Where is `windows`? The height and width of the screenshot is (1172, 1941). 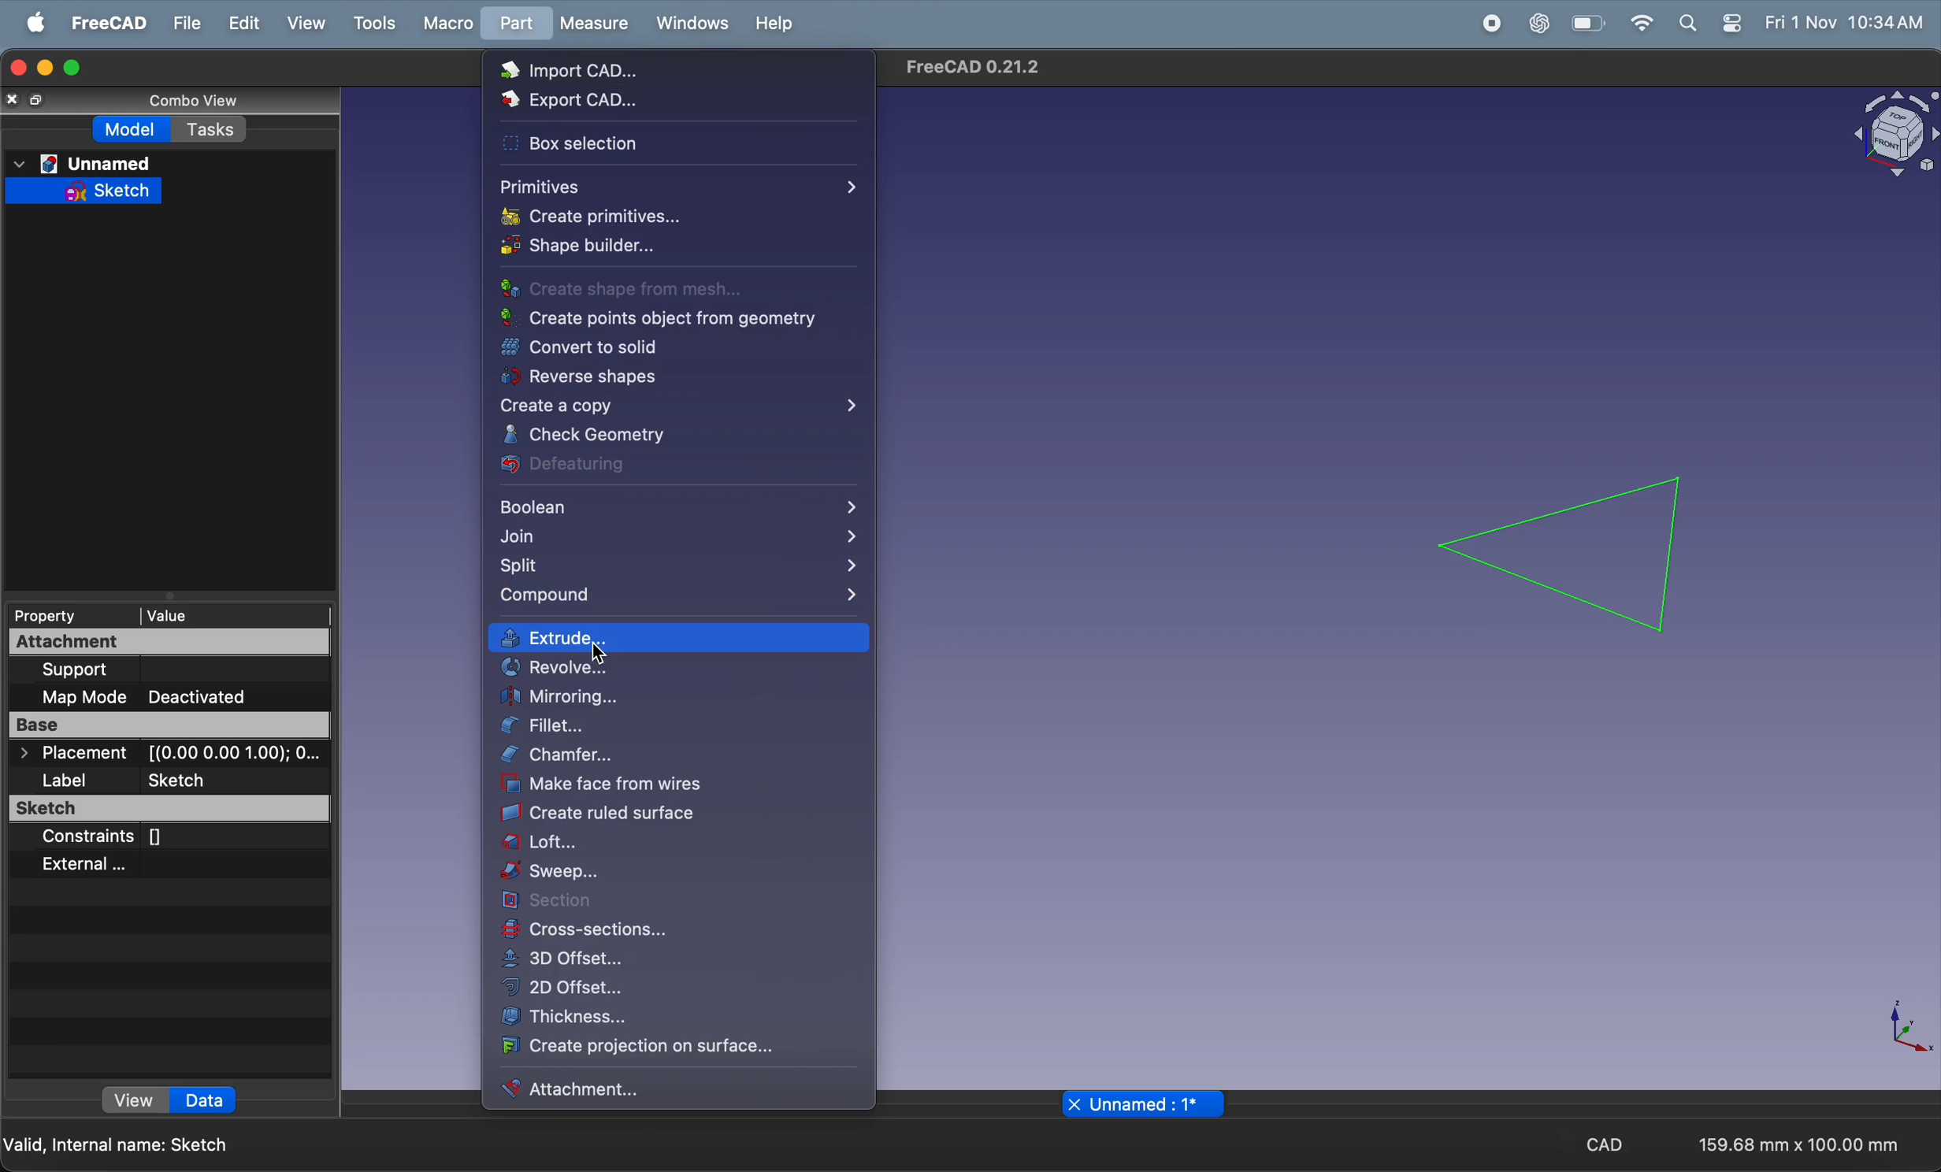
windows is located at coordinates (692, 24).